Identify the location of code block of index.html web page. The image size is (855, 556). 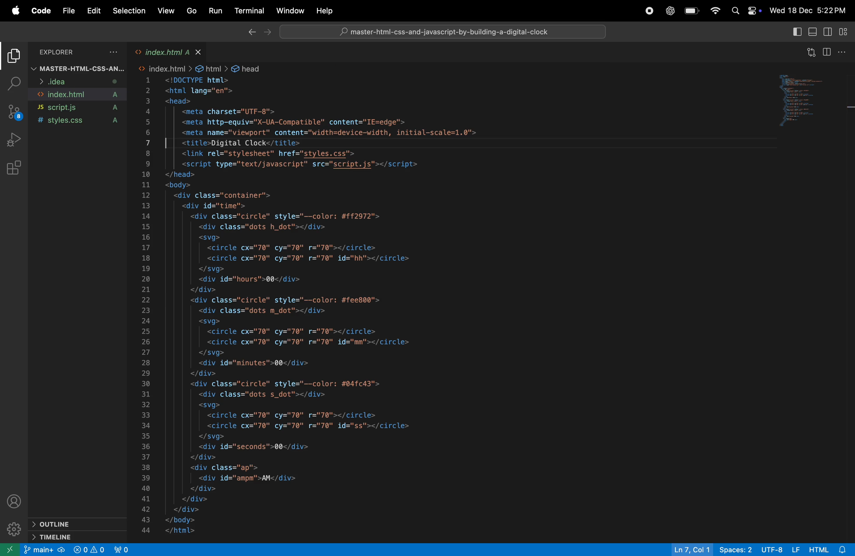
(375, 307).